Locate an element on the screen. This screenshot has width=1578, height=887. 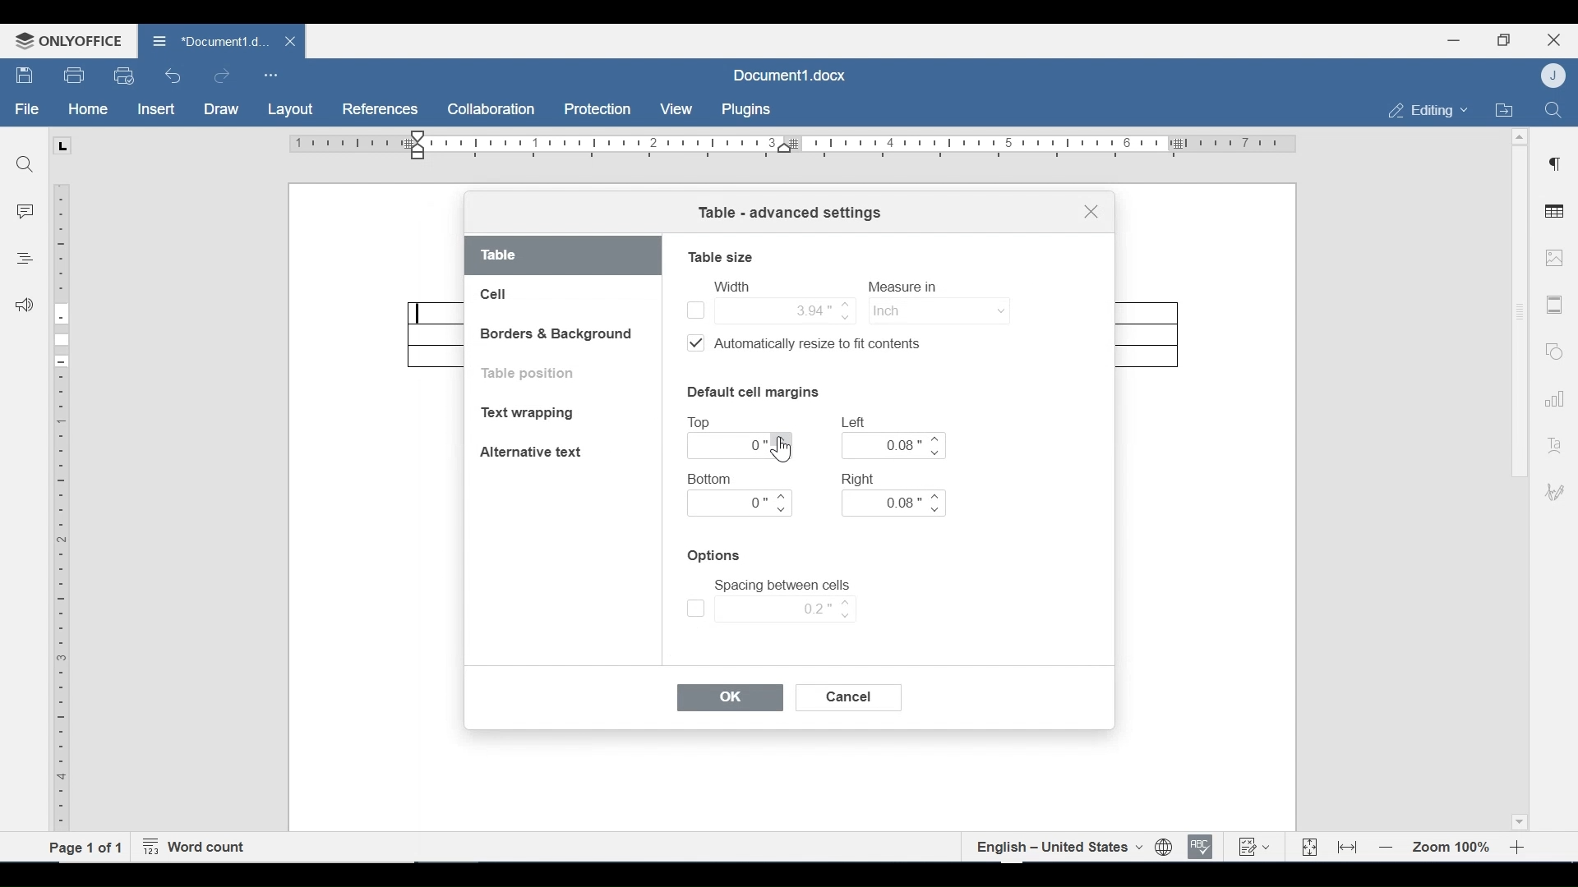
Scroll bar is located at coordinates (1518, 311).